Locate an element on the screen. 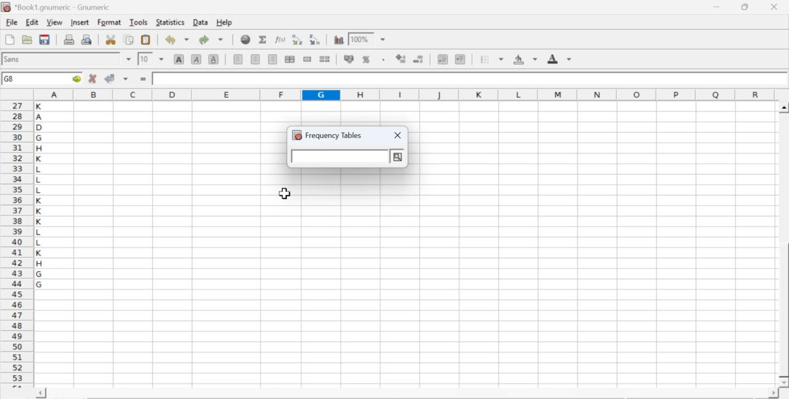 The height and width of the screenshot is (399, 789). edit is located at coordinates (32, 22).